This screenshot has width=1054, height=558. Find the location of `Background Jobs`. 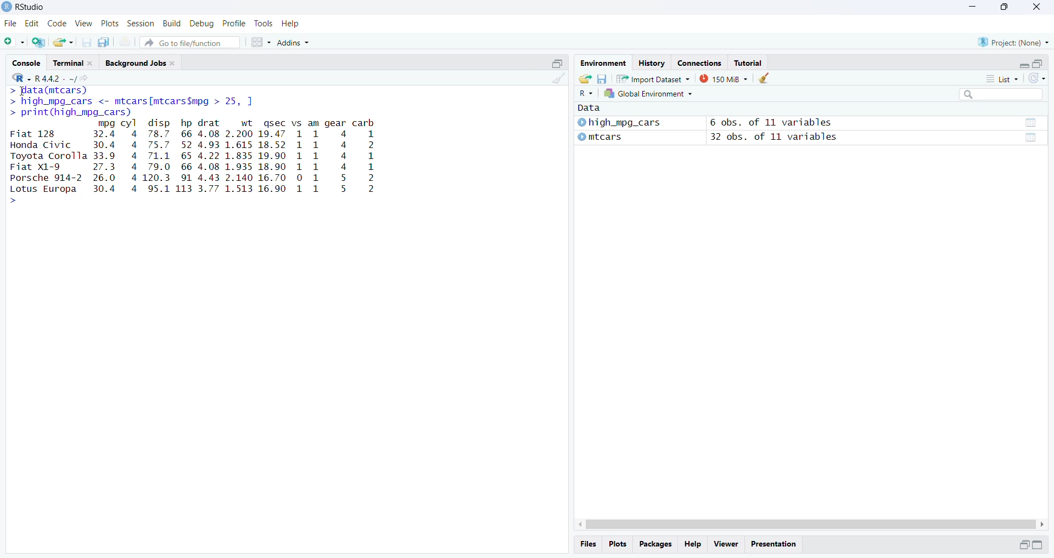

Background Jobs is located at coordinates (143, 62).